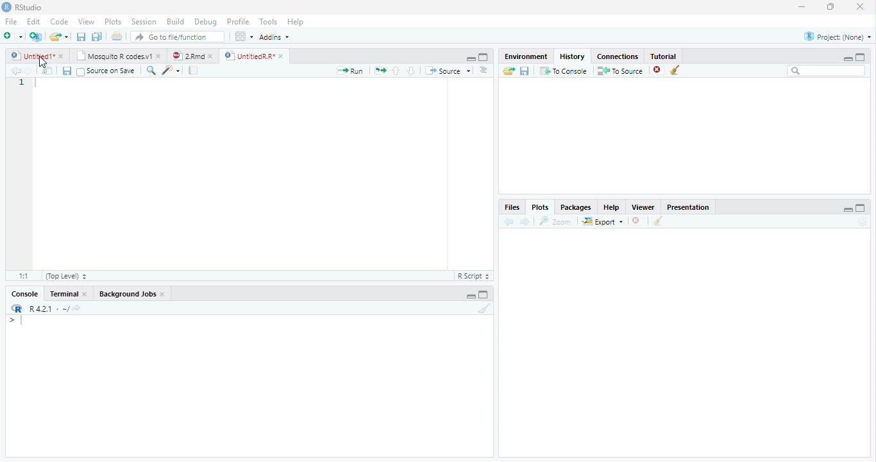 The image size is (876, 462). What do you see at coordinates (174, 22) in the screenshot?
I see `Build` at bounding box center [174, 22].